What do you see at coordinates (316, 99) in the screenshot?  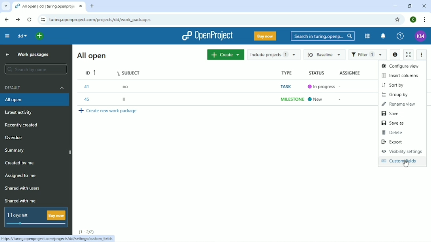 I see `New` at bounding box center [316, 99].